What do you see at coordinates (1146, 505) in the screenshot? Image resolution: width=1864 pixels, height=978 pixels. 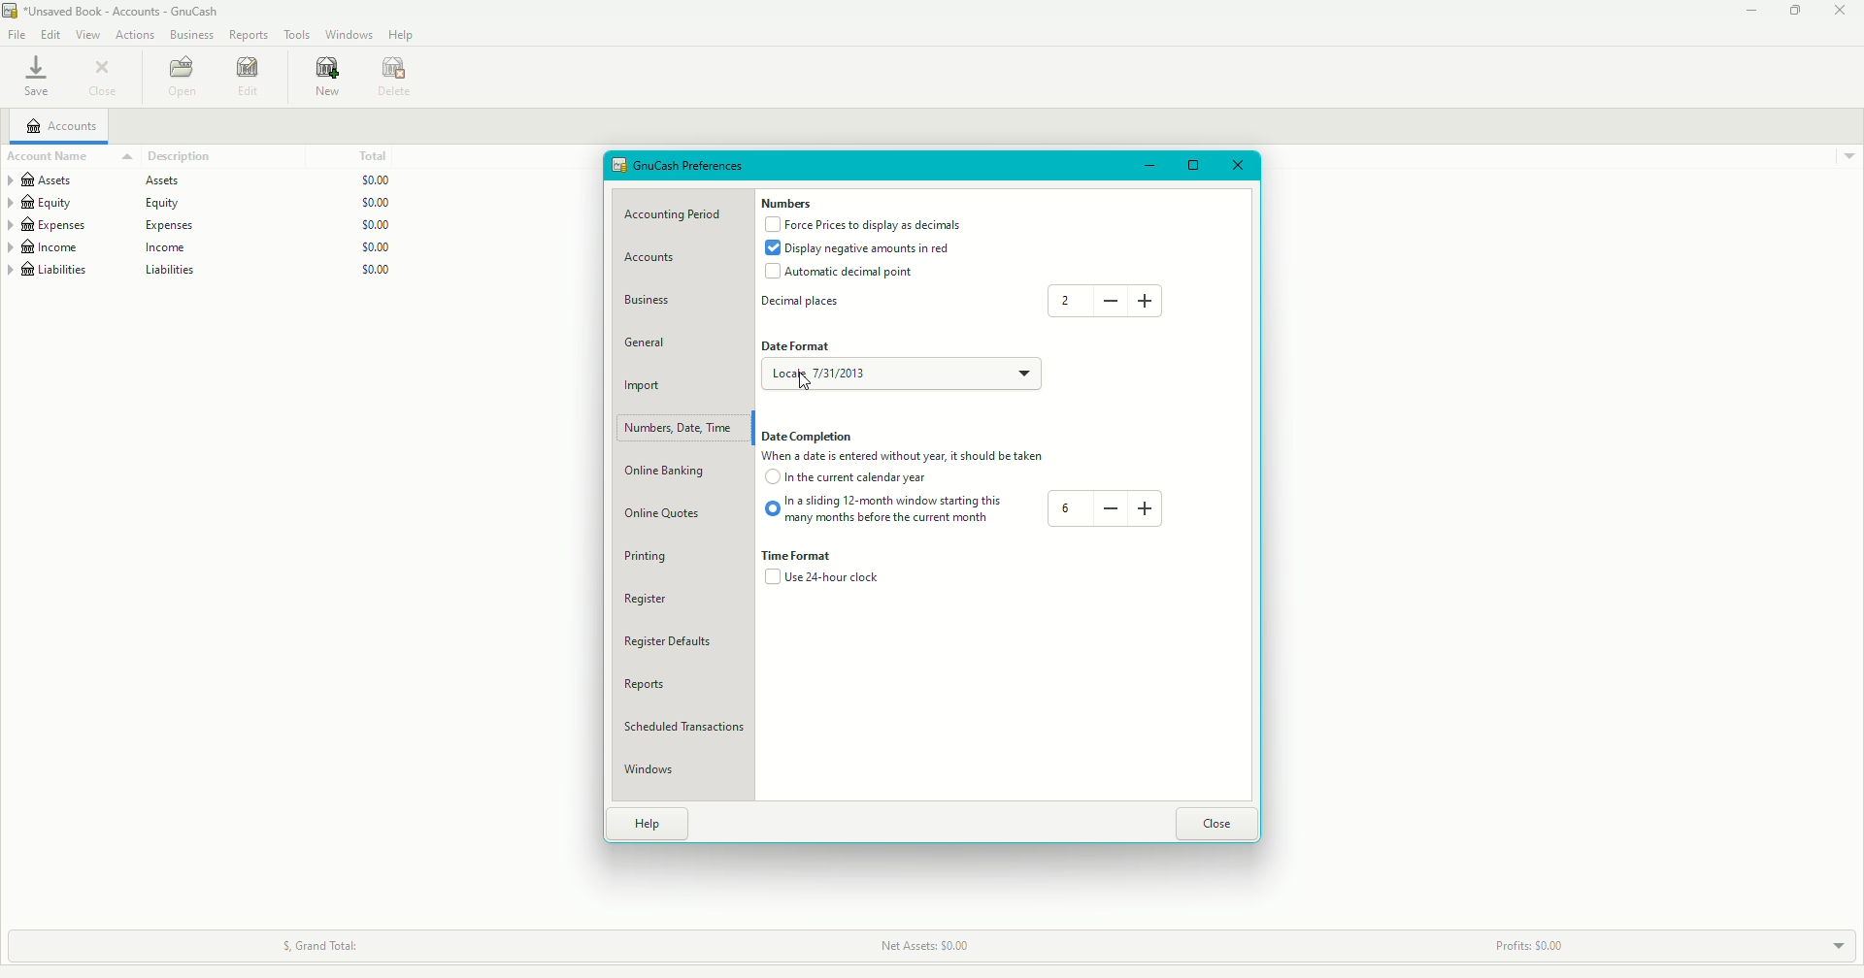 I see `Plus` at bounding box center [1146, 505].